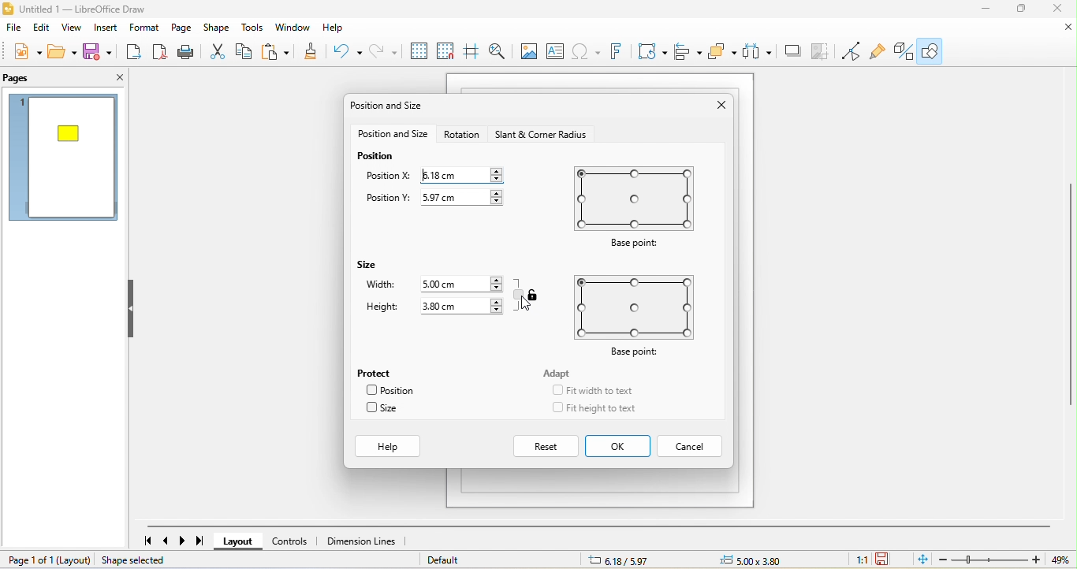  What do you see at coordinates (143, 561) in the screenshot?
I see `shape selected` at bounding box center [143, 561].